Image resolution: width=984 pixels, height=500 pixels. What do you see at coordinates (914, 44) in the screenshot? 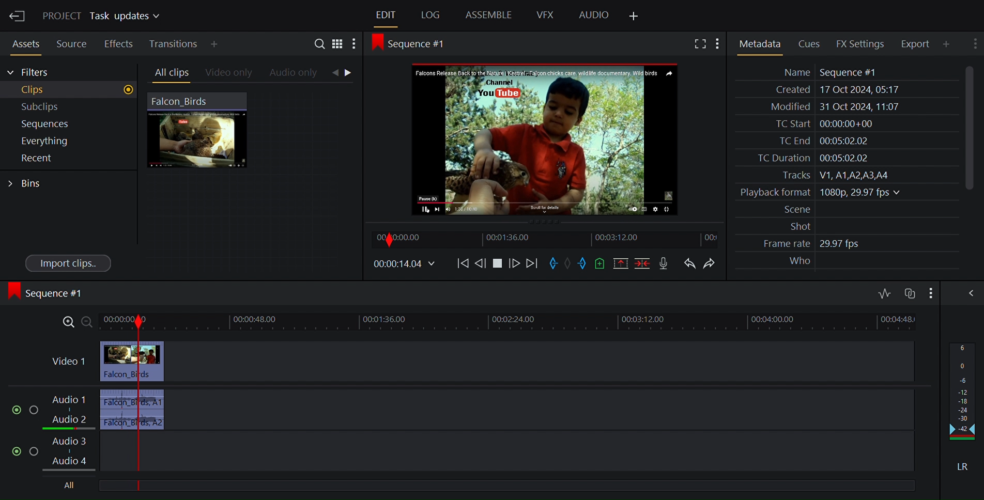
I see `Export` at bounding box center [914, 44].